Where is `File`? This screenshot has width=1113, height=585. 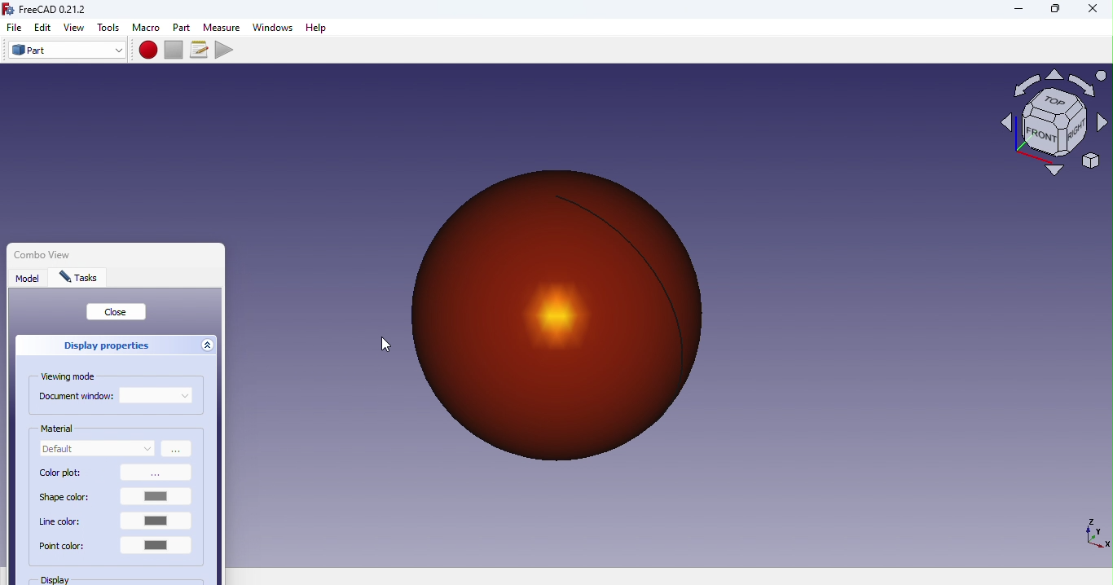
File is located at coordinates (11, 28).